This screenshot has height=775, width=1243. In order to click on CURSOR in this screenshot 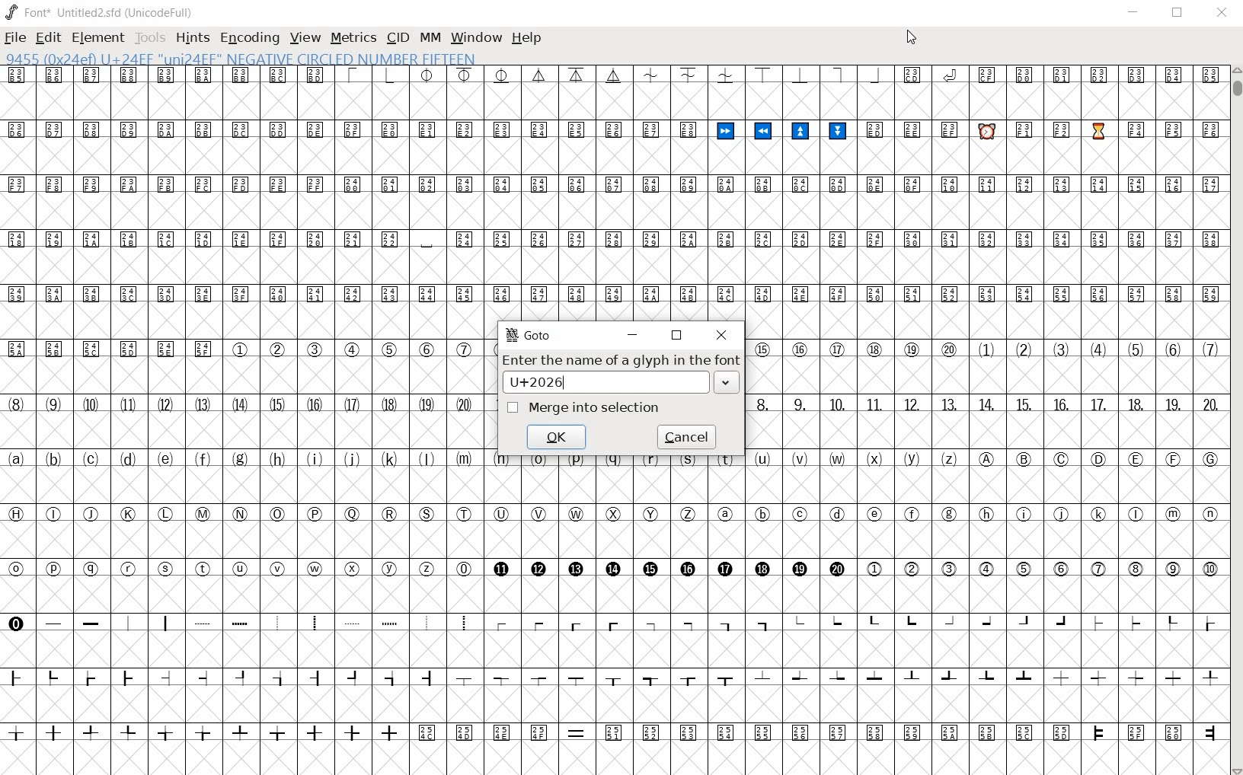, I will do `click(910, 37)`.